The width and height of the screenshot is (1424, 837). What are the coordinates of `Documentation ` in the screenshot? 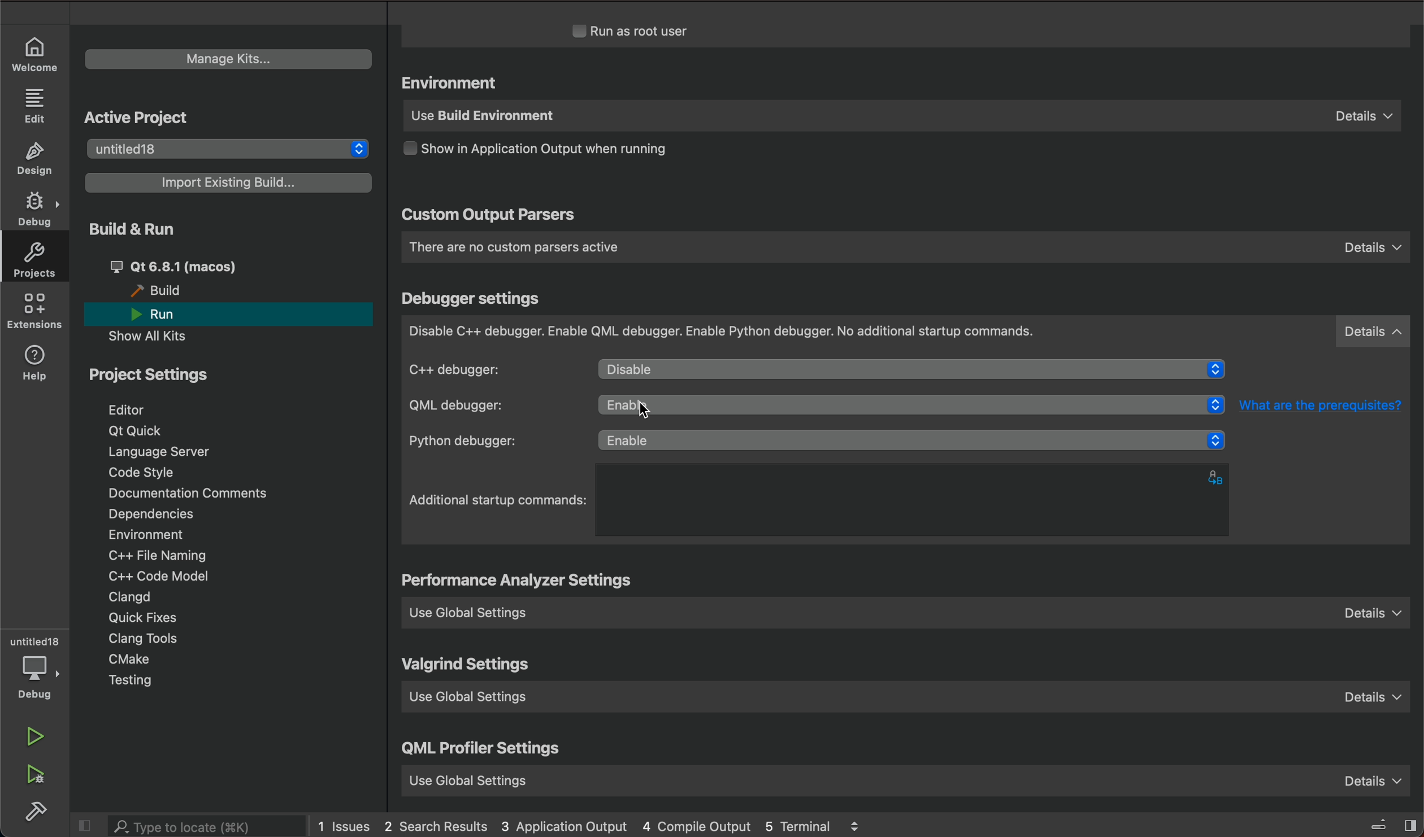 It's located at (201, 494).